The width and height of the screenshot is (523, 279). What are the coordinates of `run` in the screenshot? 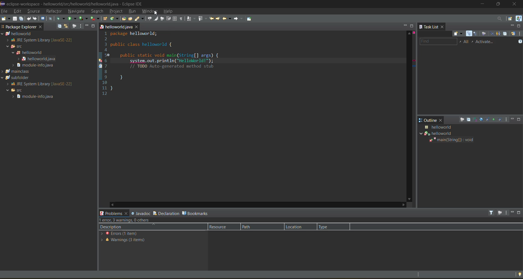 It's located at (133, 11).